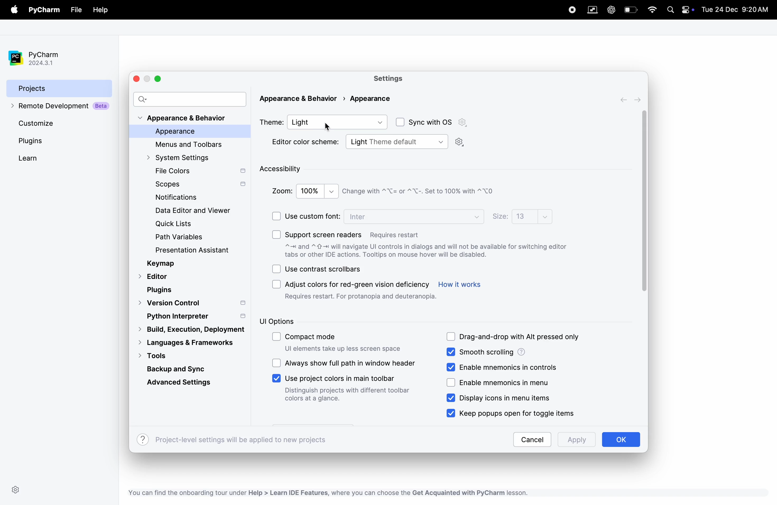  Describe the element at coordinates (415, 216) in the screenshot. I see `inter` at that location.